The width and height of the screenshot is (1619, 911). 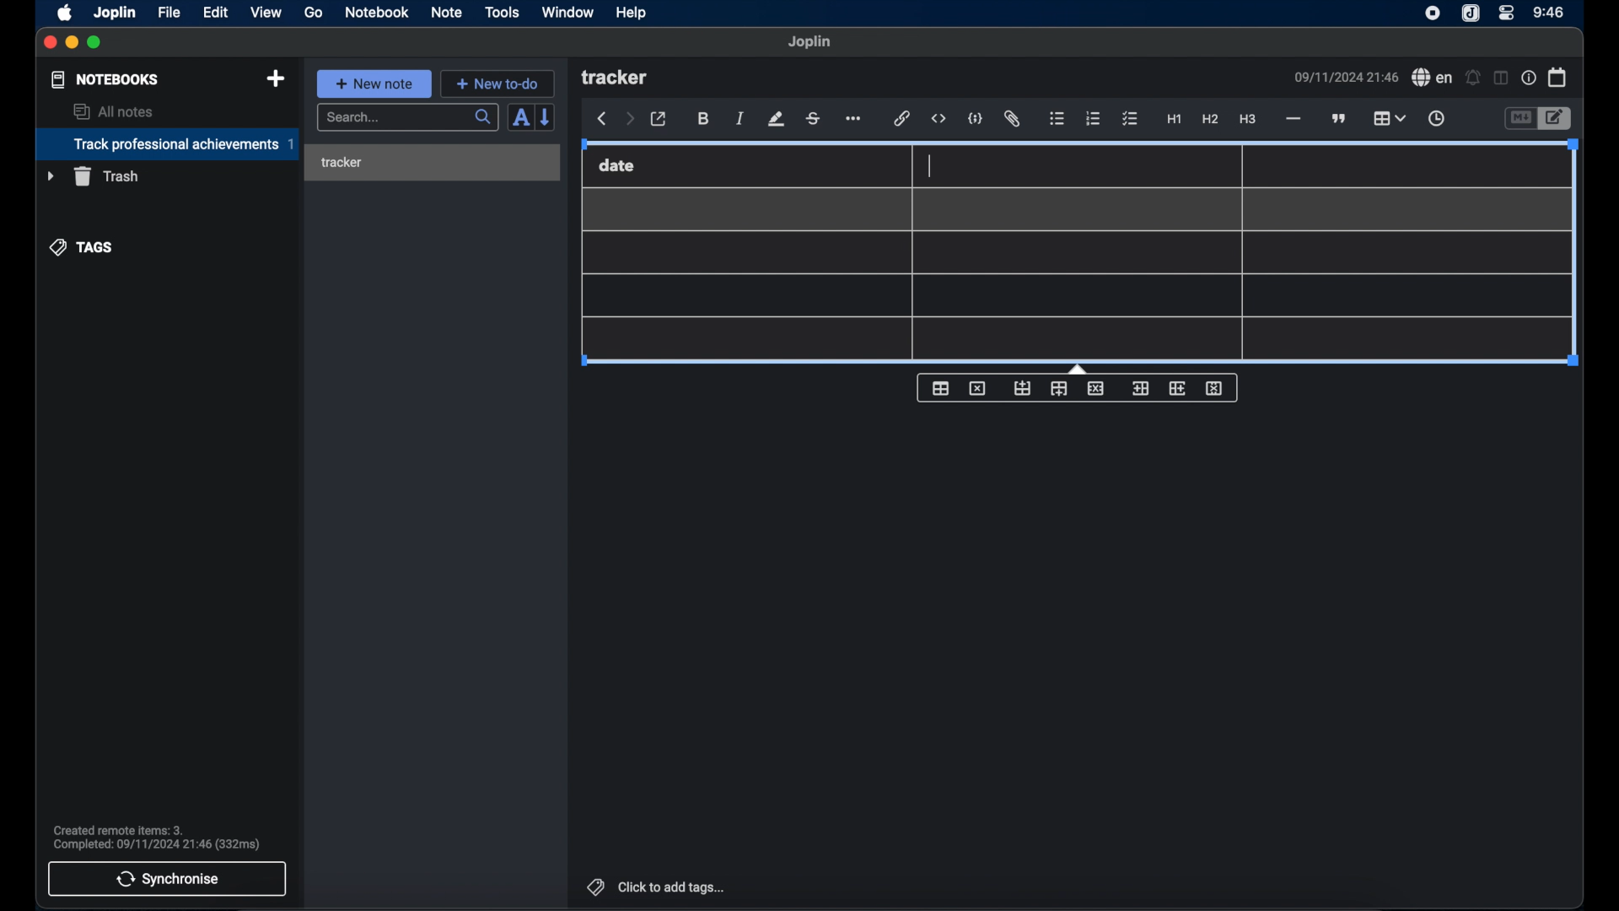 I want to click on insert column after, so click(x=1178, y=388).